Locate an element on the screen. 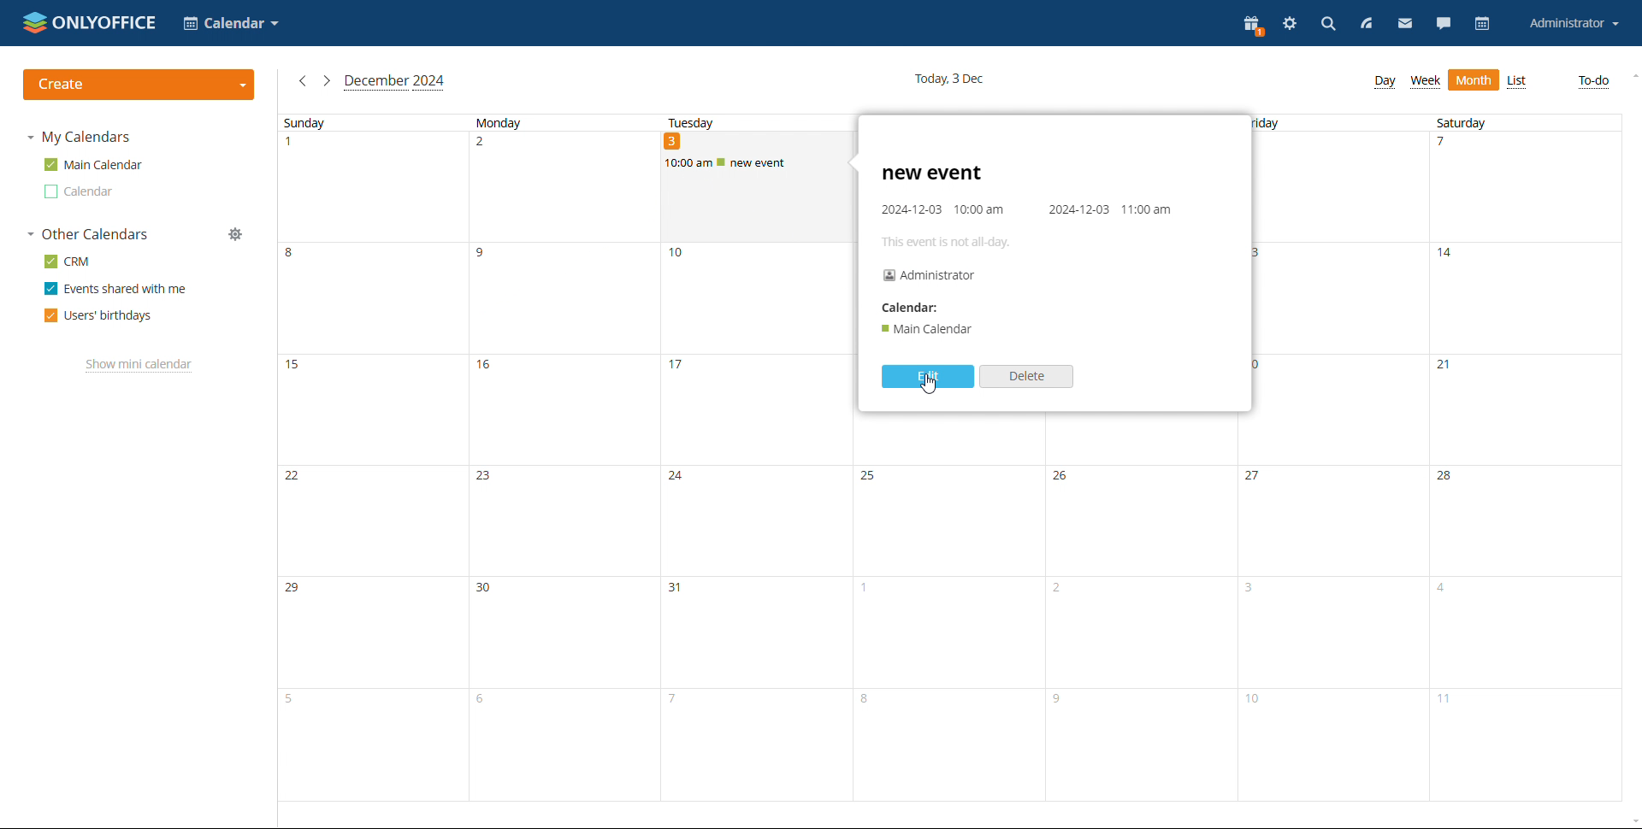 The image size is (1642, 829). This event is not all-day. is located at coordinates (948, 240).